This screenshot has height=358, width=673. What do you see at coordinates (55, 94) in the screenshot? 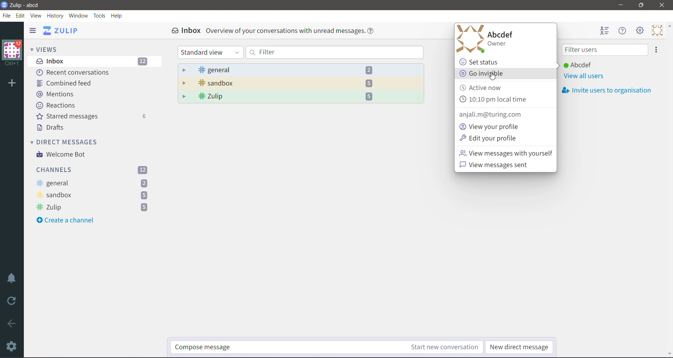
I see `Mentions` at bounding box center [55, 94].